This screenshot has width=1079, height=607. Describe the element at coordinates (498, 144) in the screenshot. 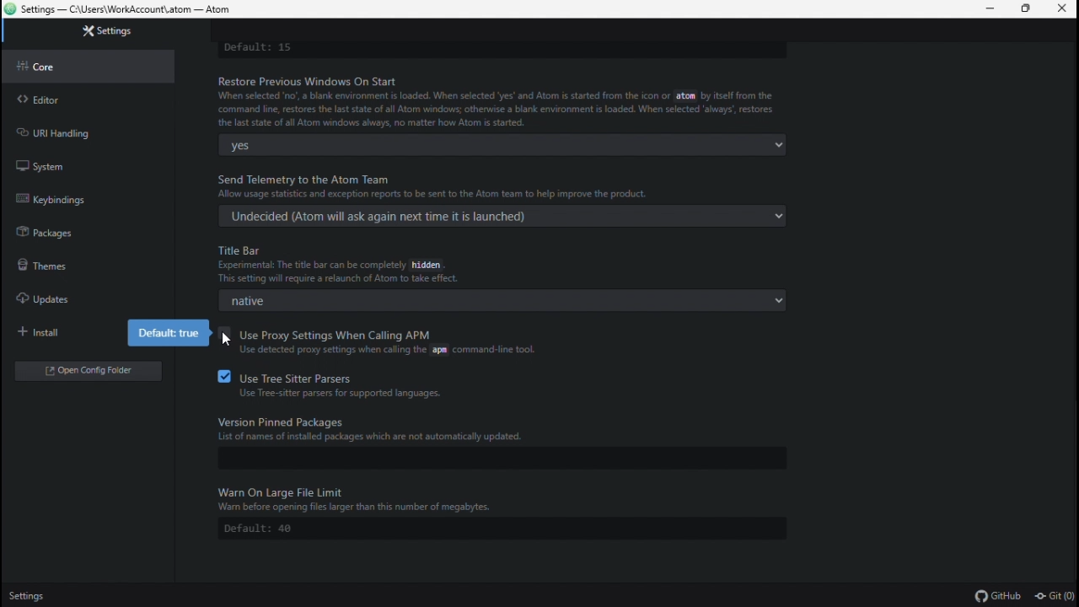

I see `yes` at that location.